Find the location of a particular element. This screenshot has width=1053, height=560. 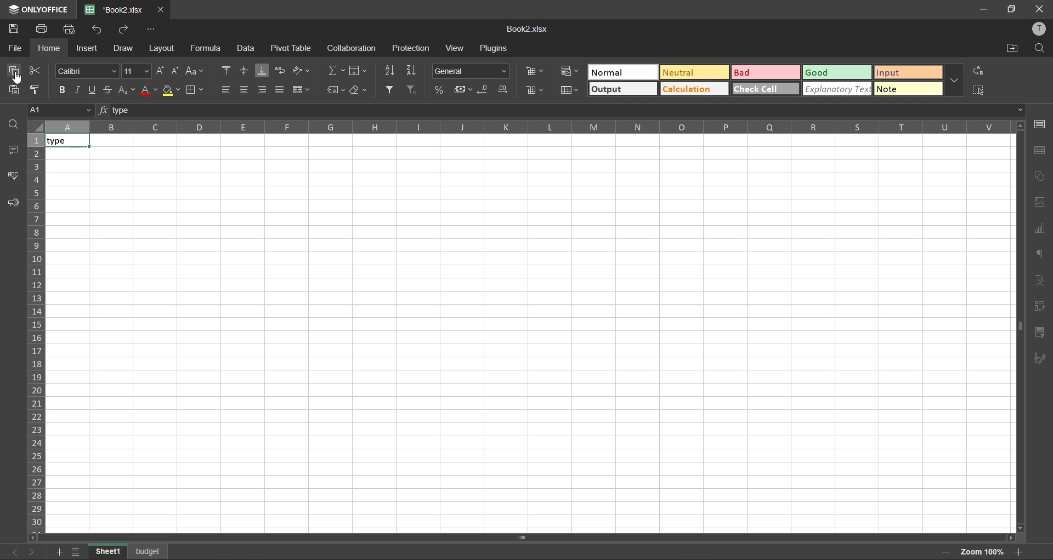

neutral is located at coordinates (694, 72).